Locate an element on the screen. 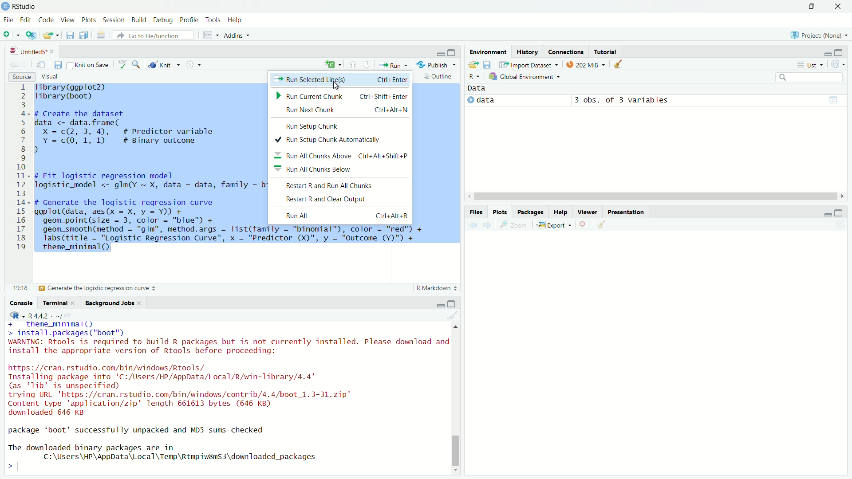  Debug is located at coordinates (162, 20).